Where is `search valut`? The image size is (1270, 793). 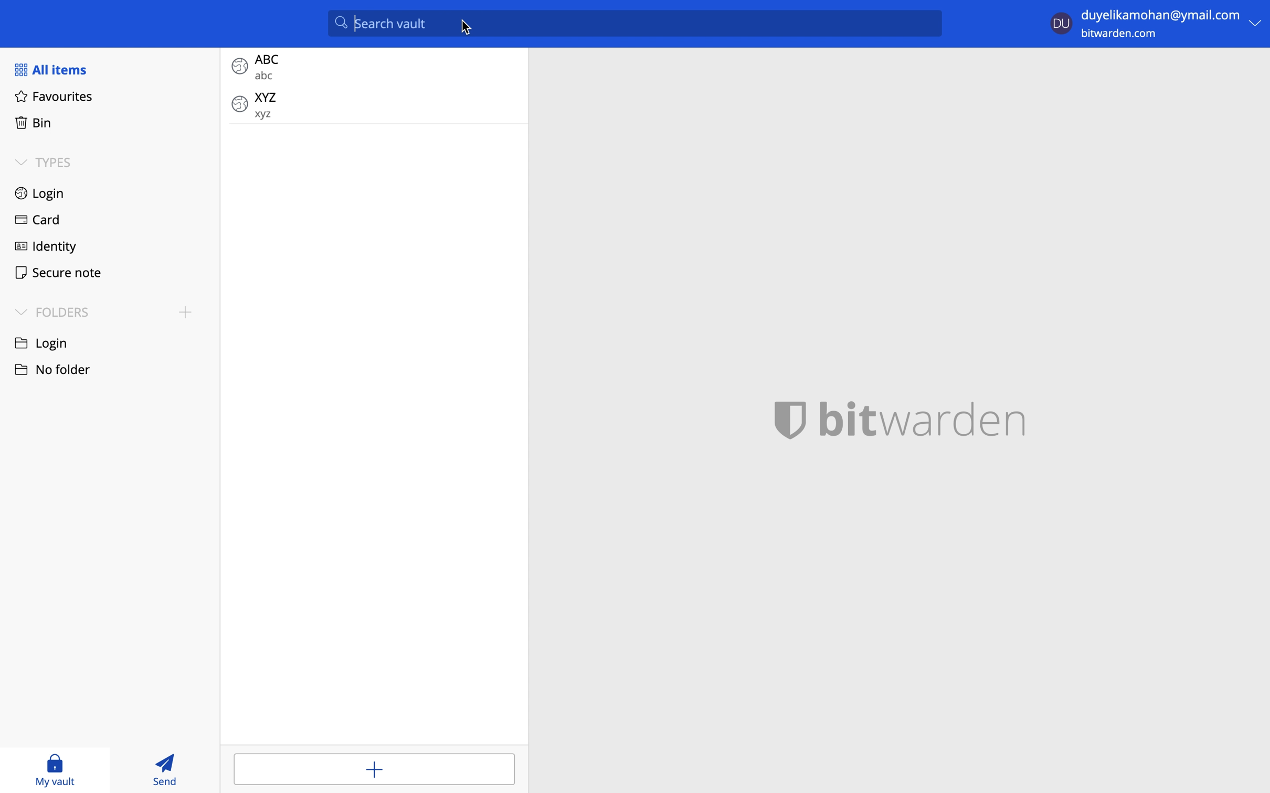
search valut is located at coordinates (639, 23).